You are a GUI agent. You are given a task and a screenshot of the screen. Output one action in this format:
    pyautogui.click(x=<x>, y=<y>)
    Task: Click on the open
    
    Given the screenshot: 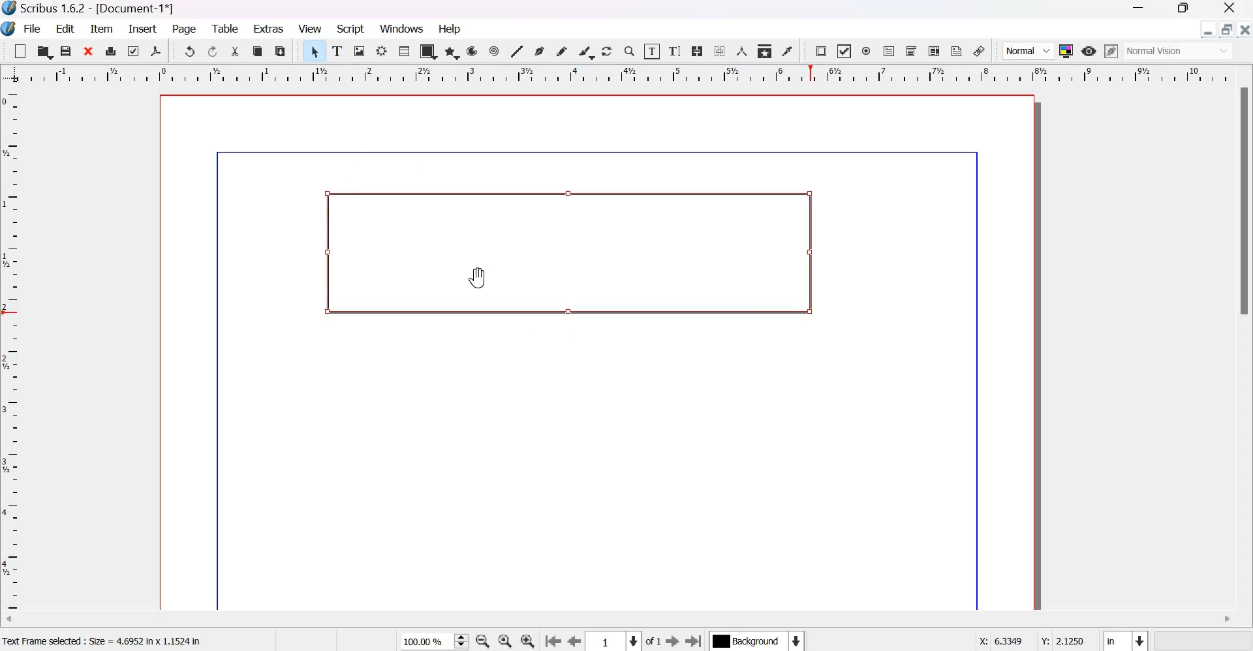 What is the action you would take?
    pyautogui.click(x=44, y=51)
    